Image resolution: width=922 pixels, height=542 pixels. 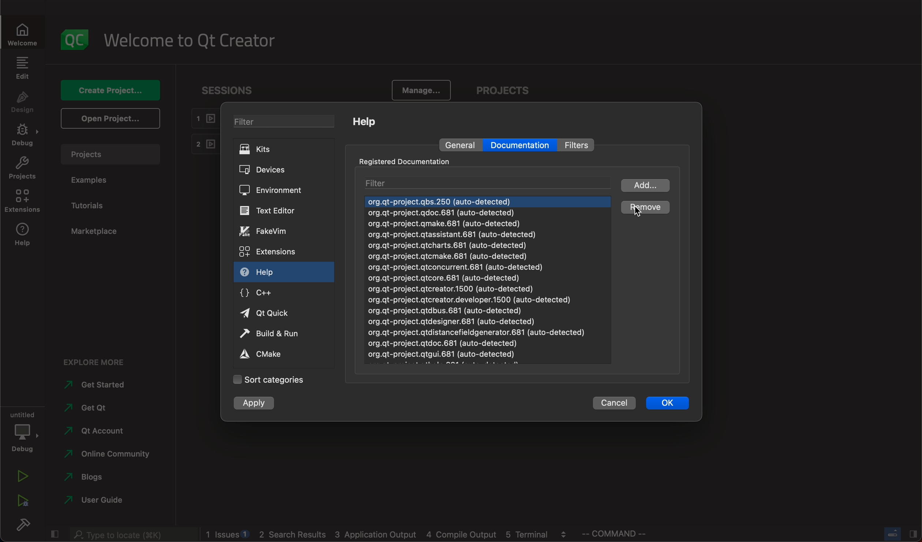 I want to click on help, so click(x=266, y=272).